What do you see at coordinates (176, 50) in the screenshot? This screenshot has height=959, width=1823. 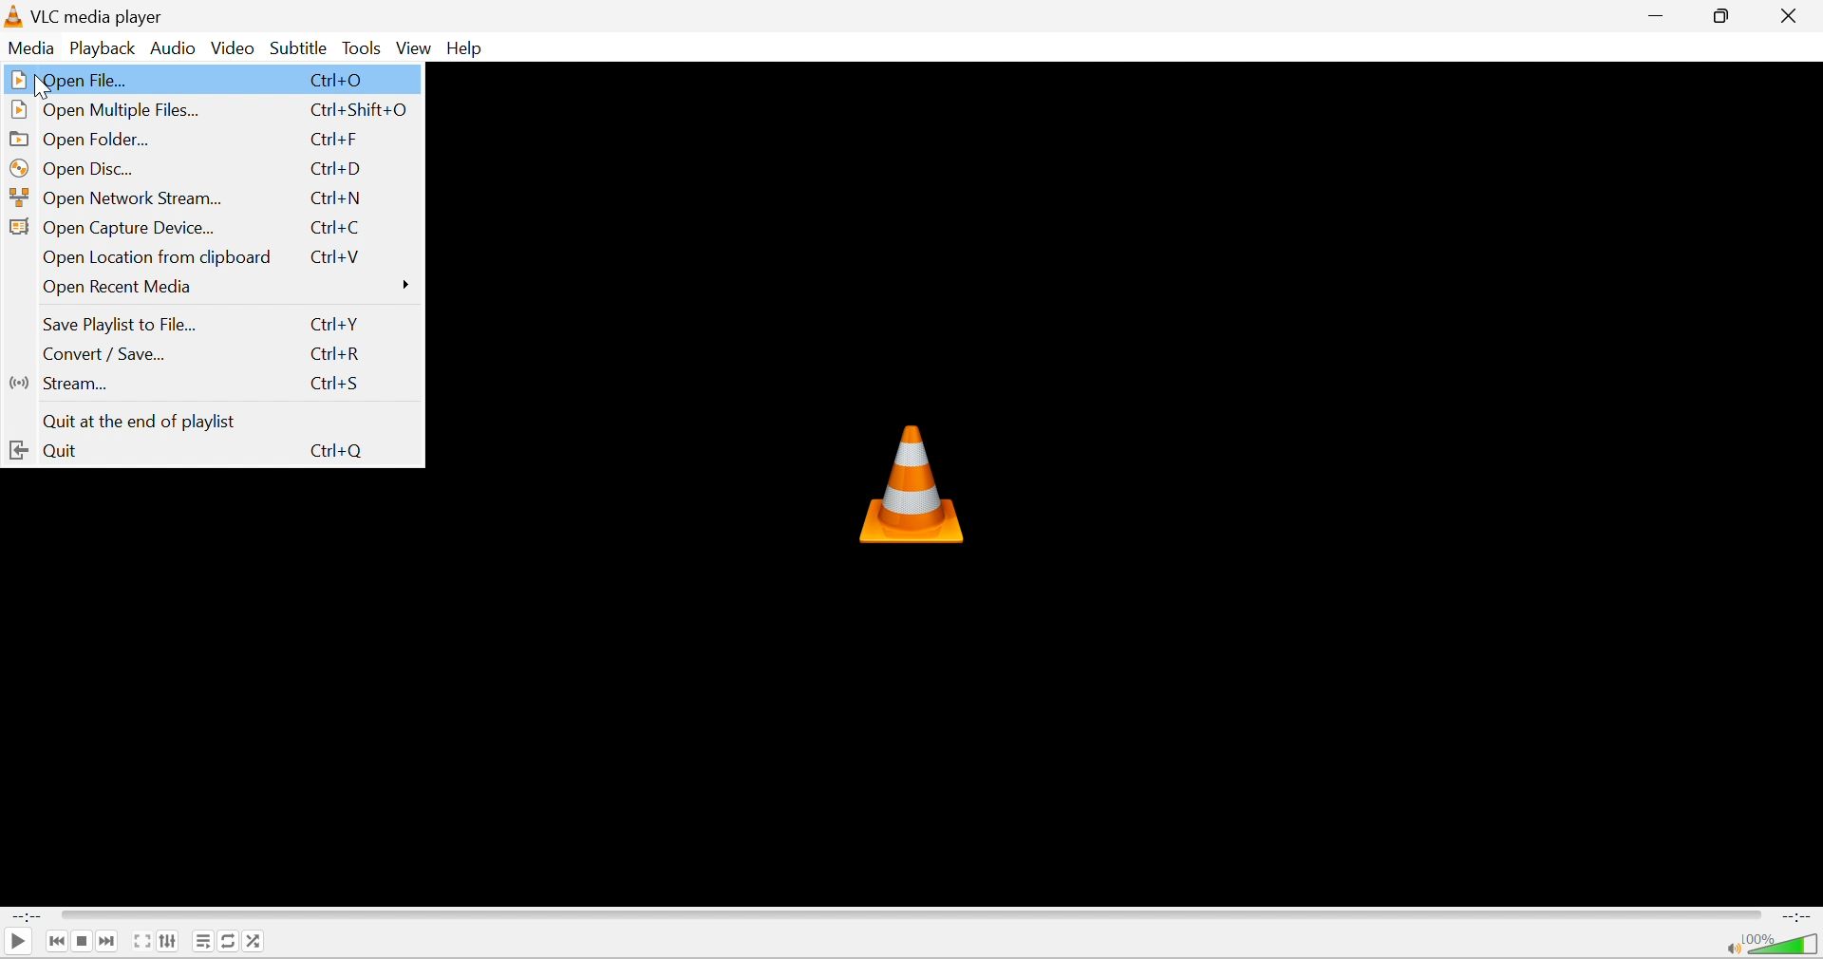 I see `Audio` at bounding box center [176, 50].